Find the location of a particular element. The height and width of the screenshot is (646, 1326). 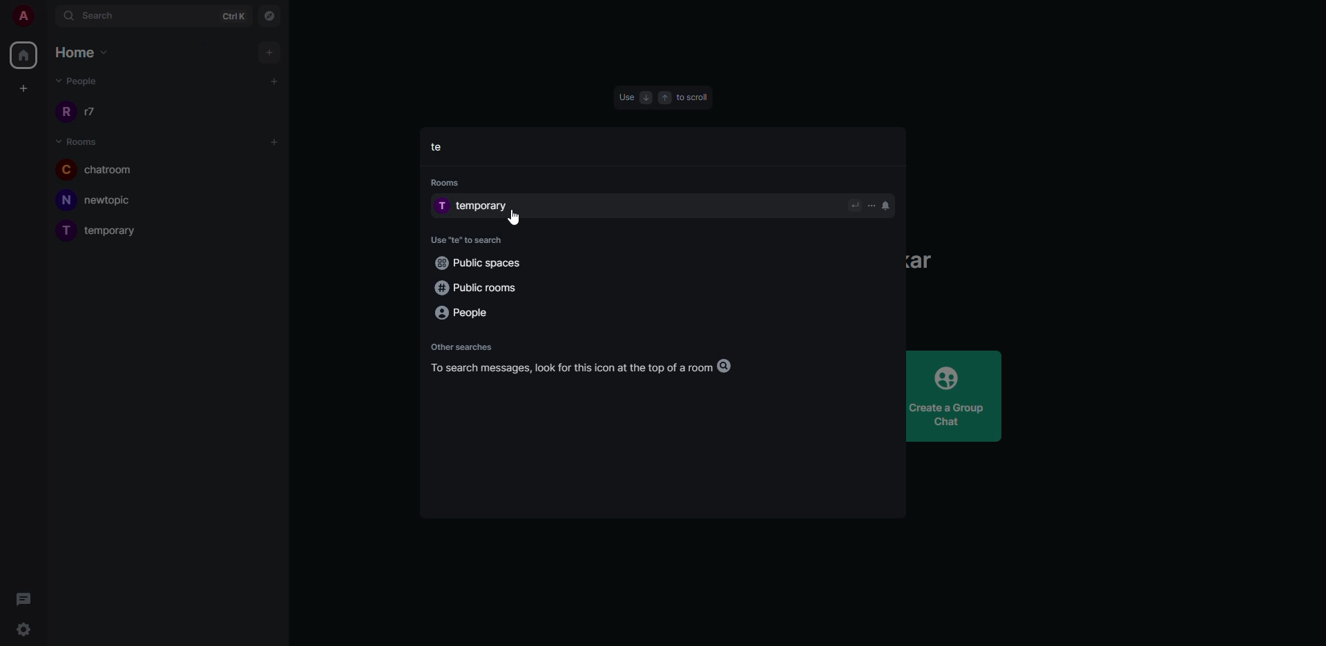

info is located at coordinates (590, 367).